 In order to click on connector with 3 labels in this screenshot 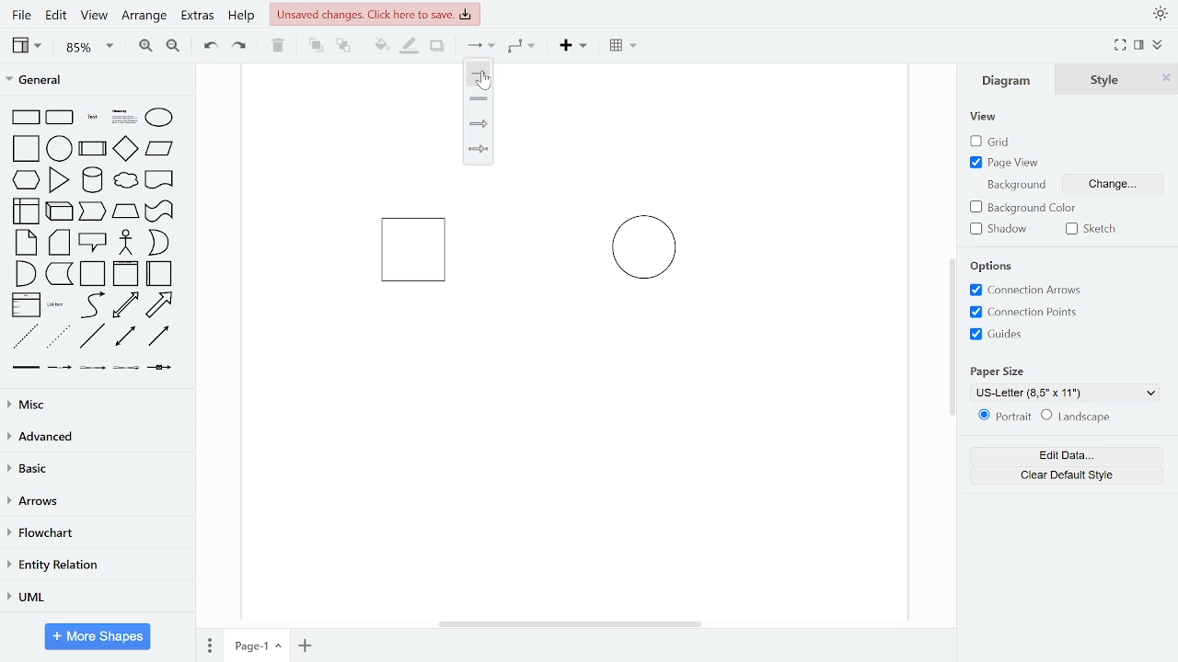, I will do `click(128, 369)`.